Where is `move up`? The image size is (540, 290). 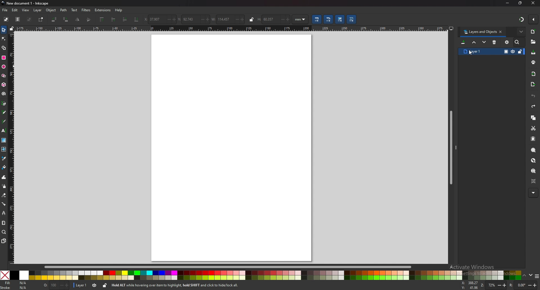 move up is located at coordinates (474, 42).